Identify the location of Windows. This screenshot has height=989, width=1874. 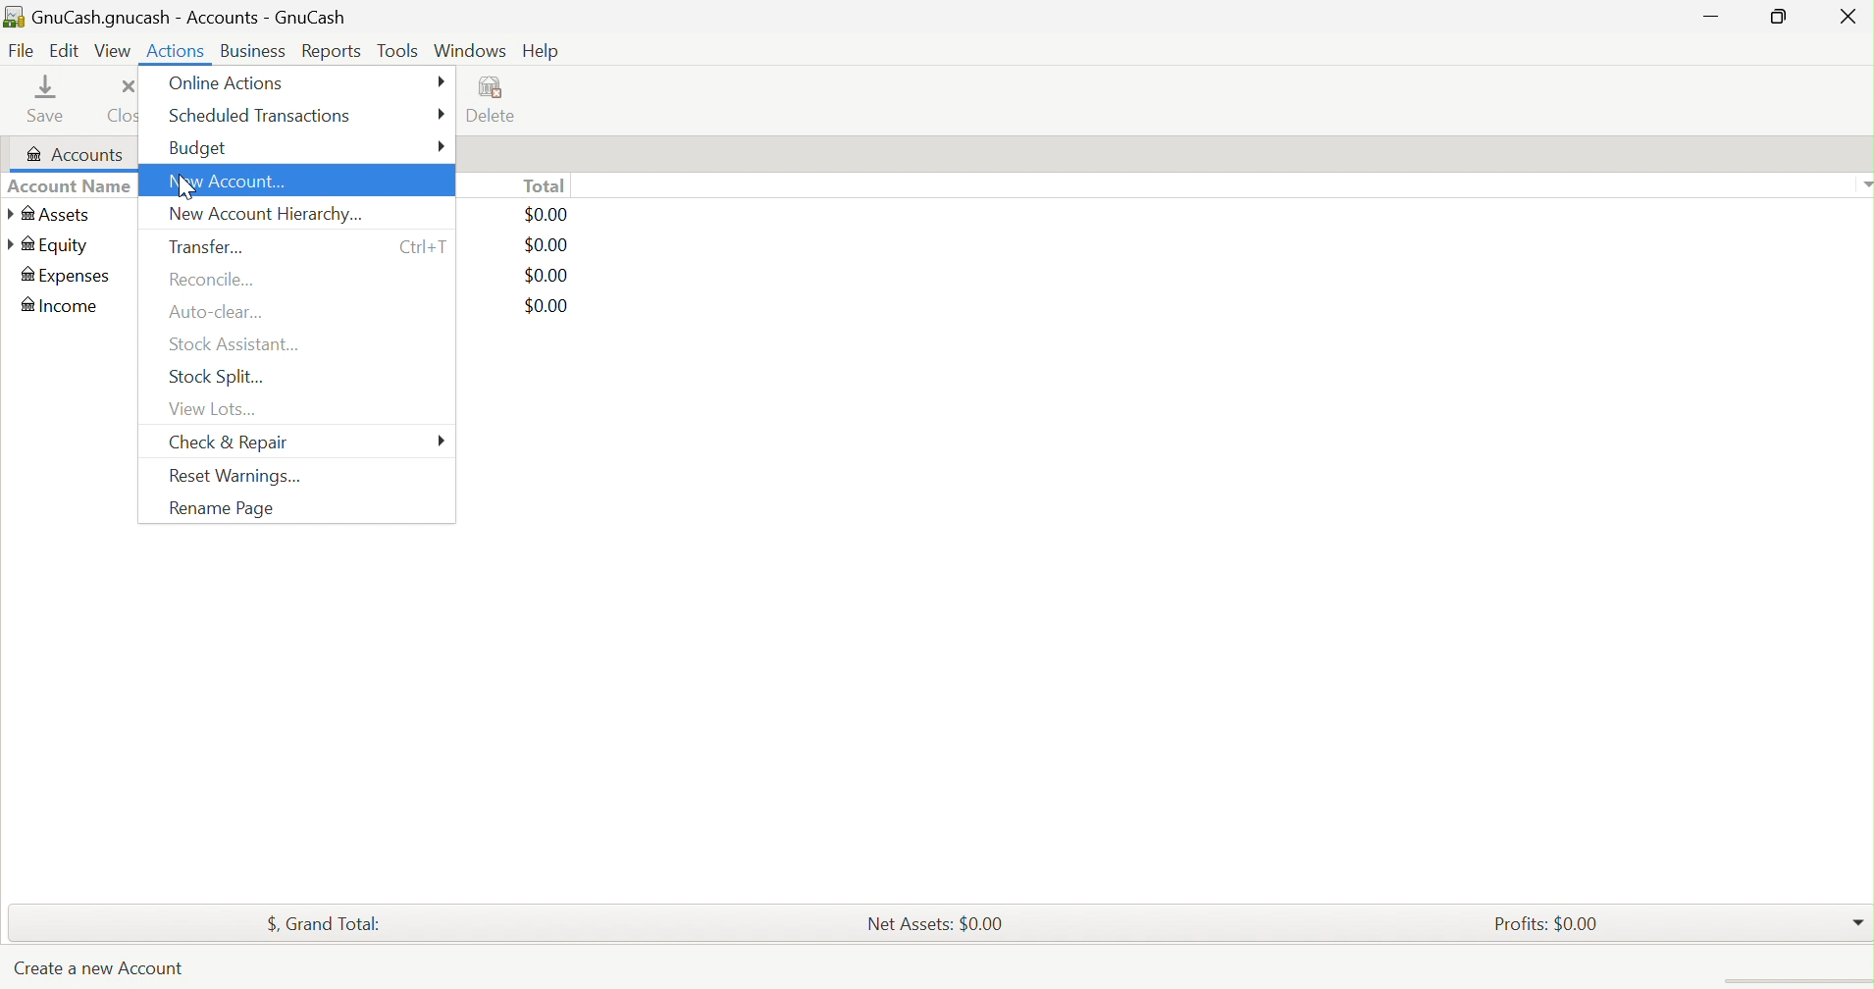
(468, 50).